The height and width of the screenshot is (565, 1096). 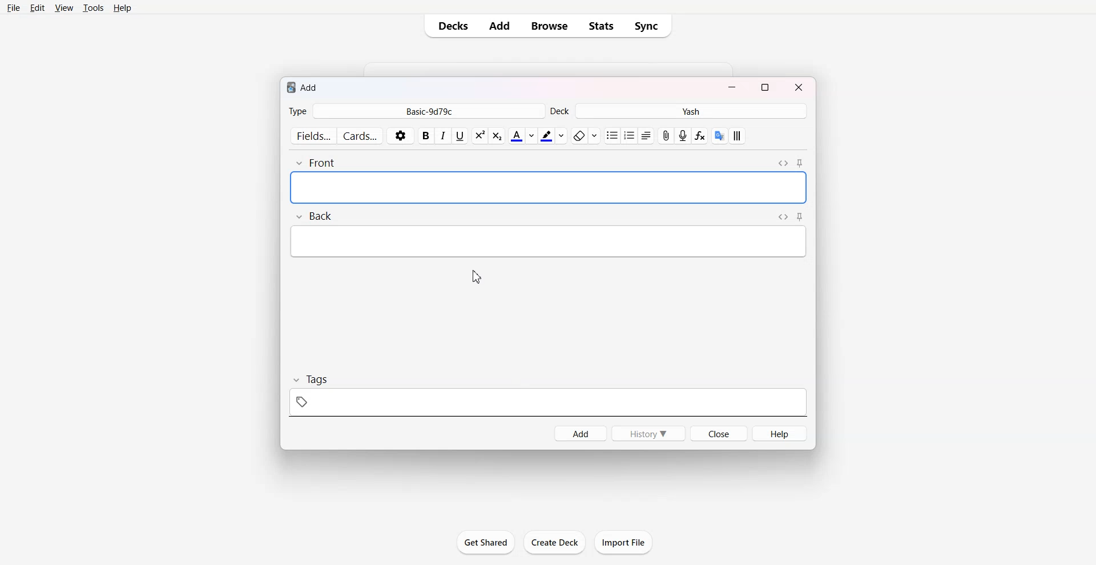 I want to click on Get Shared, so click(x=486, y=542).